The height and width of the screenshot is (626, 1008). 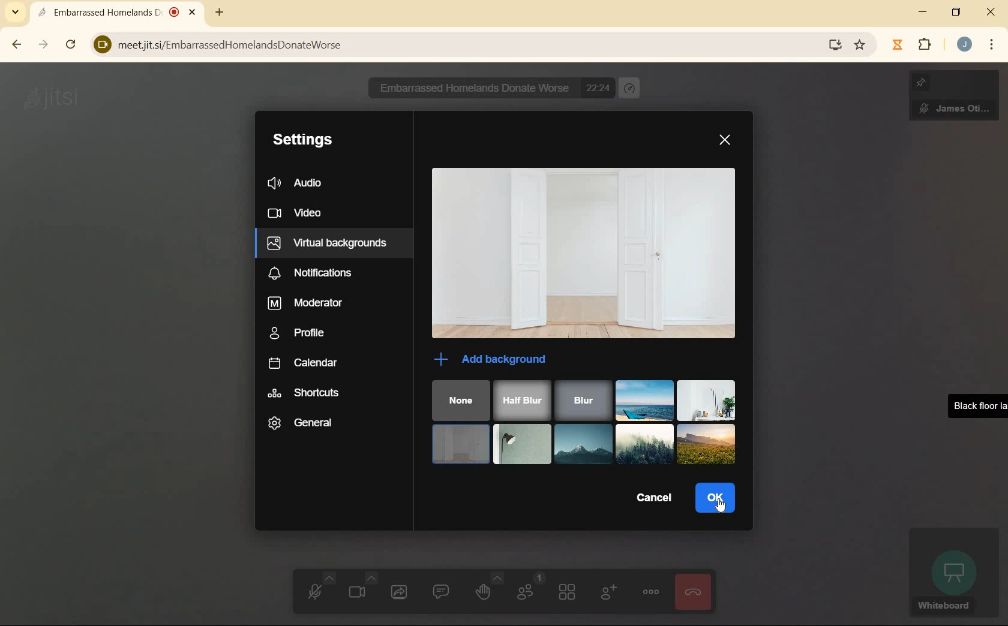 What do you see at coordinates (448, 42) in the screenshot?
I see ` meetjit.si/EmbarrassedHomelandsDonateWorse` at bounding box center [448, 42].